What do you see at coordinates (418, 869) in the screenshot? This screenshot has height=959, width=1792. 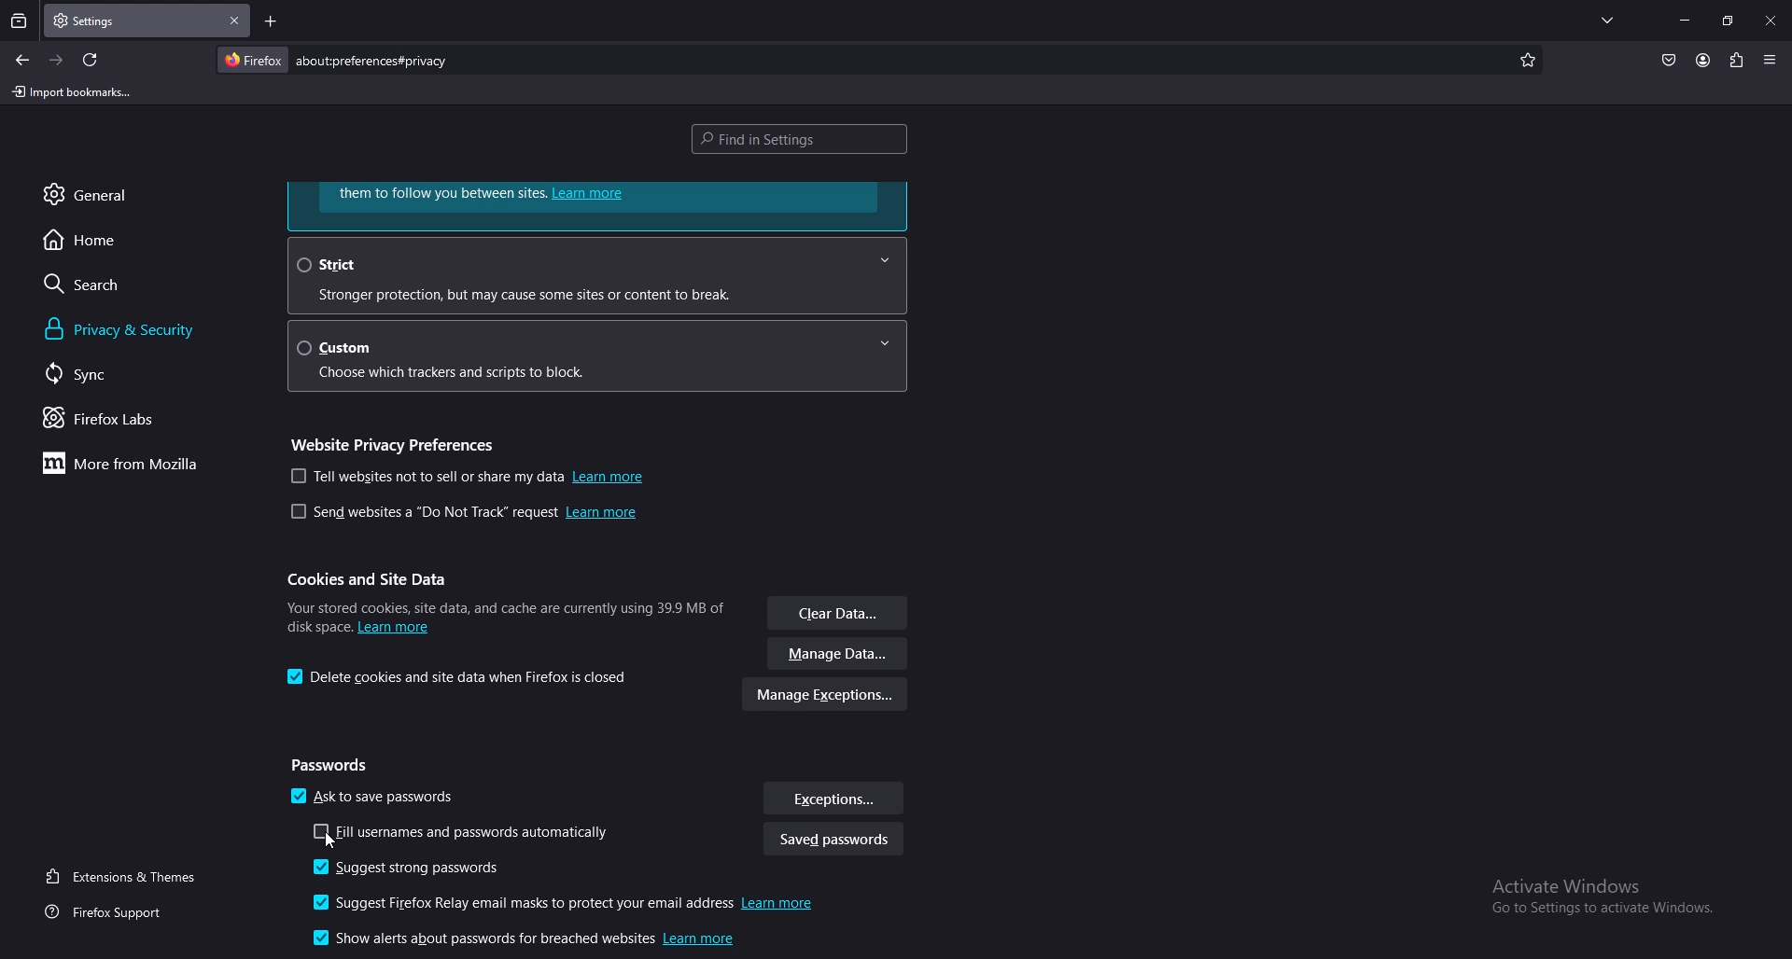 I see `suggest strong password` at bounding box center [418, 869].